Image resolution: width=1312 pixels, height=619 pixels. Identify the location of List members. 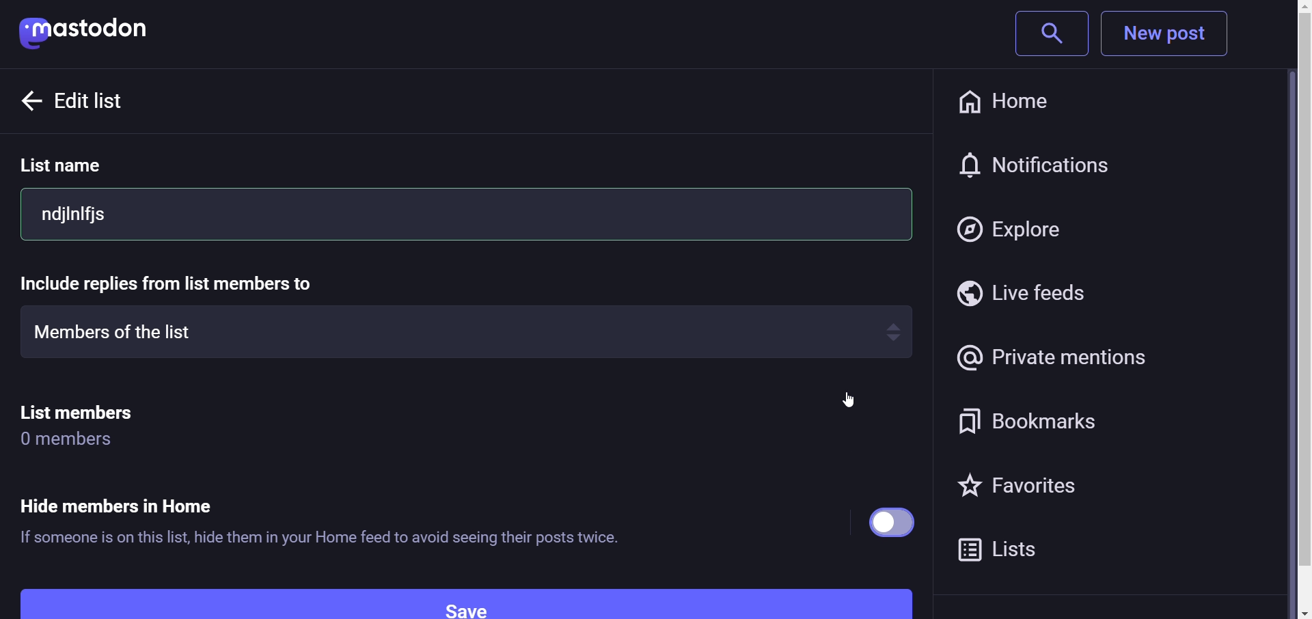
(94, 409).